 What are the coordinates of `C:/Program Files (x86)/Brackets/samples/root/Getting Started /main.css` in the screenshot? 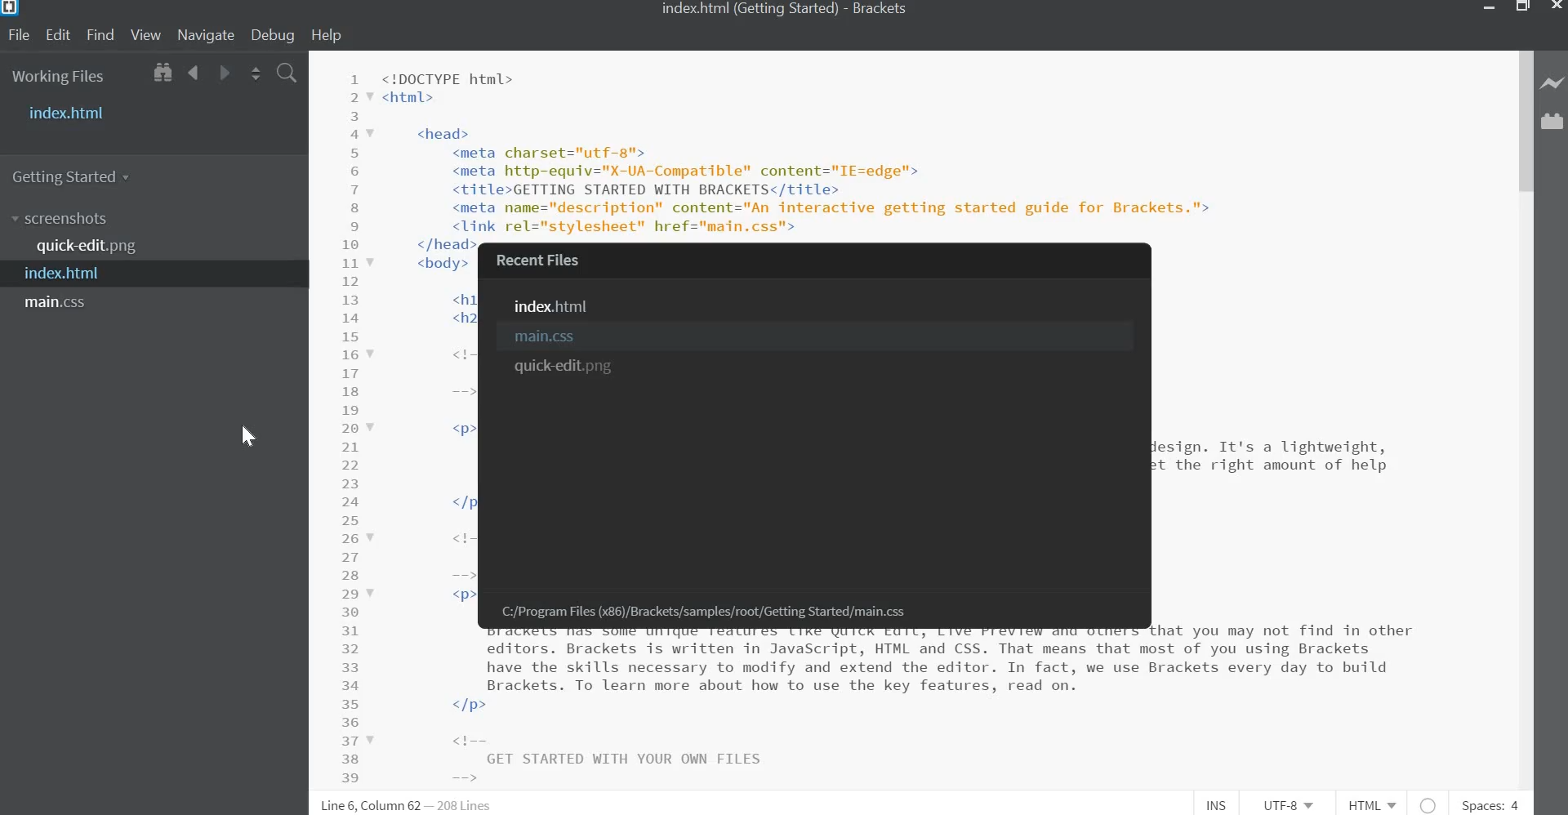 It's located at (694, 613).